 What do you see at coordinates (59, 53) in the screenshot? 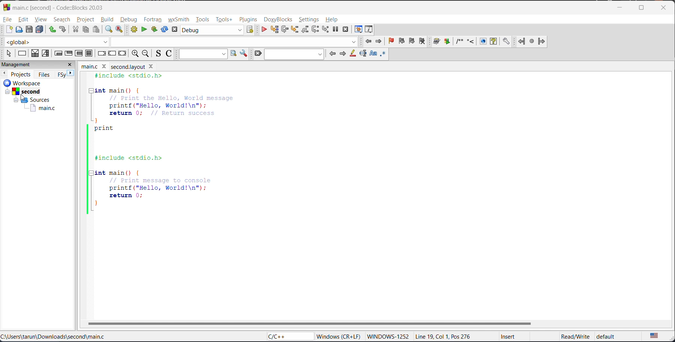
I see `entry condition loop` at bounding box center [59, 53].